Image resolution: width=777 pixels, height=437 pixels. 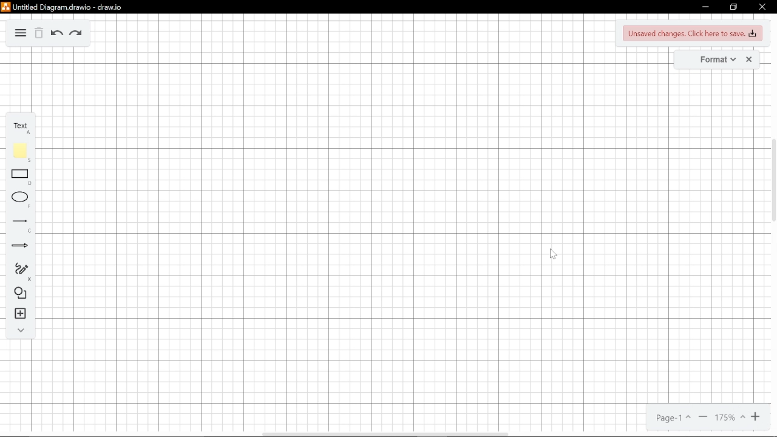 What do you see at coordinates (17, 177) in the screenshot?
I see `rectangle` at bounding box center [17, 177].